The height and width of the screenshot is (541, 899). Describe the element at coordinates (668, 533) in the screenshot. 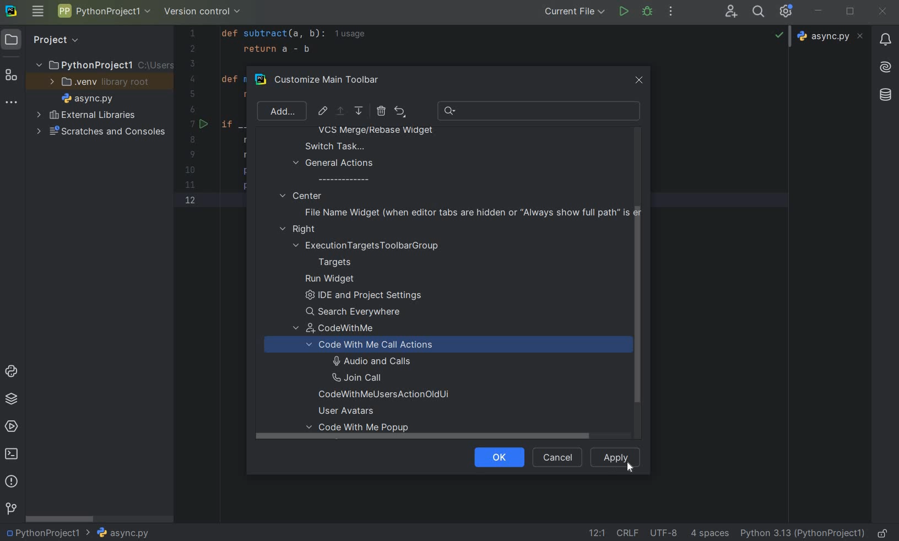

I see `FILE ENCODING` at that location.